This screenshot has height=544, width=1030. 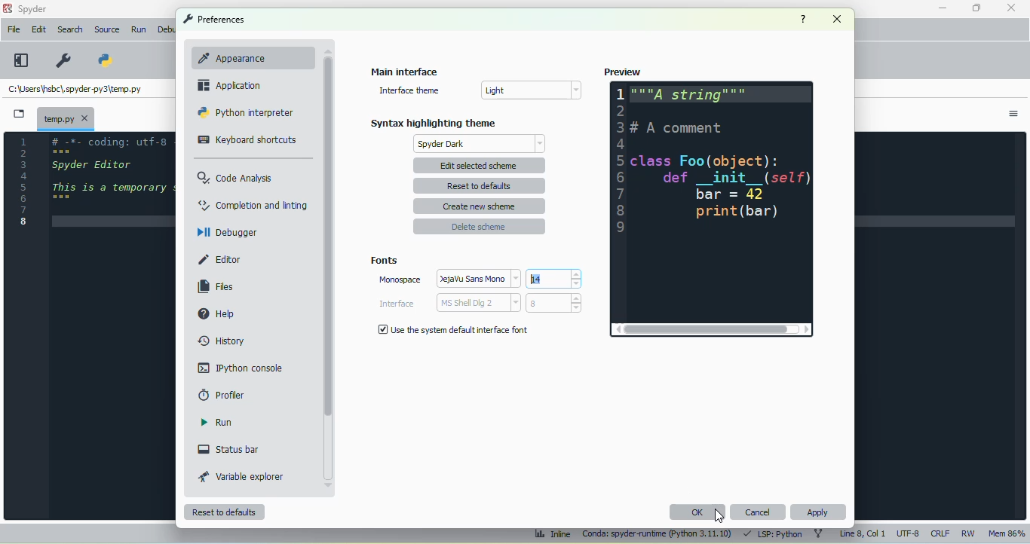 I want to click on logo, so click(x=7, y=8).